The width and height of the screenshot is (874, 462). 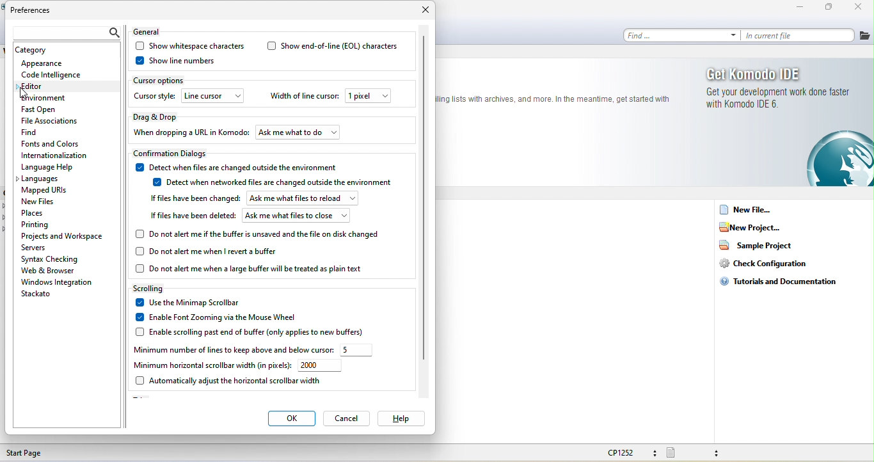 What do you see at coordinates (49, 190) in the screenshot?
I see `mapped urls` at bounding box center [49, 190].